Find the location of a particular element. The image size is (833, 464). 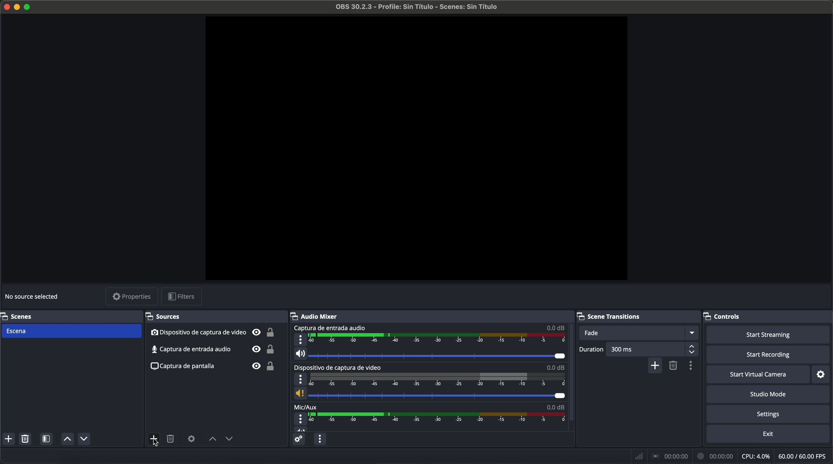

video capture device is located at coordinates (212, 333).